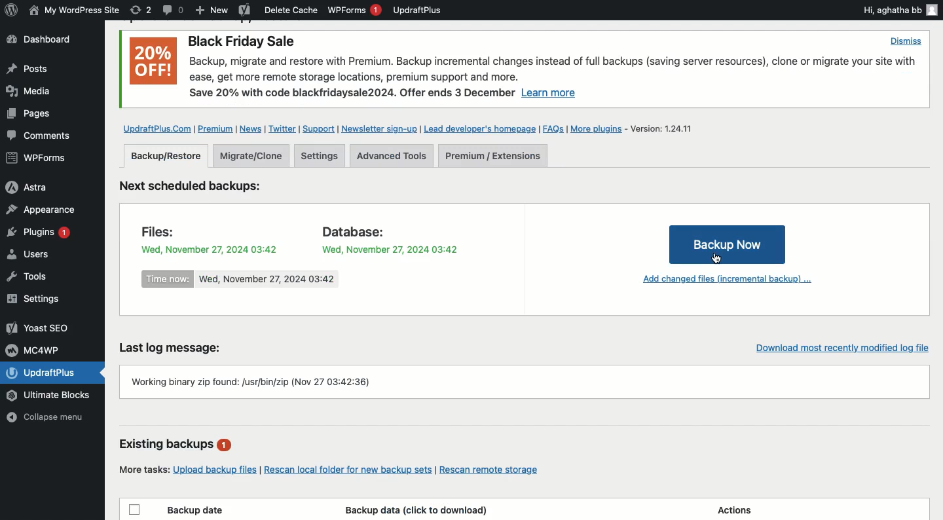 The height and width of the screenshot is (520, 943). What do you see at coordinates (26, 69) in the screenshot?
I see `Posts` at bounding box center [26, 69].